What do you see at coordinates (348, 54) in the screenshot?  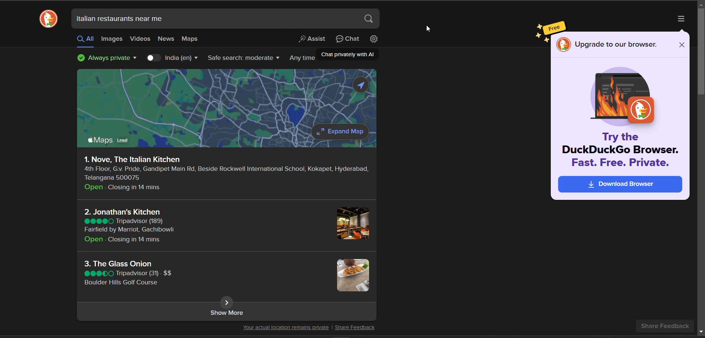 I see `Chat privately with Al` at bounding box center [348, 54].